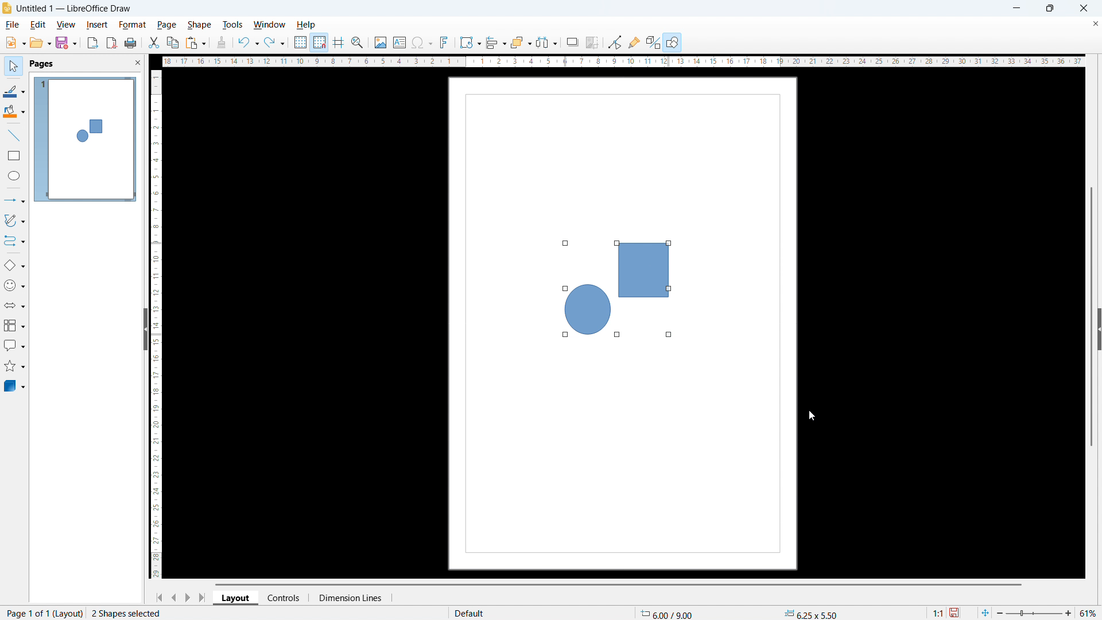 The image size is (1102, 620). What do you see at coordinates (1099, 329) in the screenshot?
I see `expand sidebar` at bounding box center [1099, 329].